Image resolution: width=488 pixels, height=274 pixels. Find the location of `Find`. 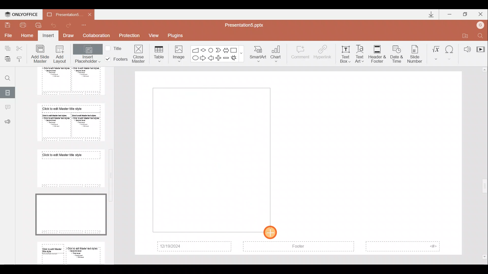

Find is located at coordinates (6, 76).